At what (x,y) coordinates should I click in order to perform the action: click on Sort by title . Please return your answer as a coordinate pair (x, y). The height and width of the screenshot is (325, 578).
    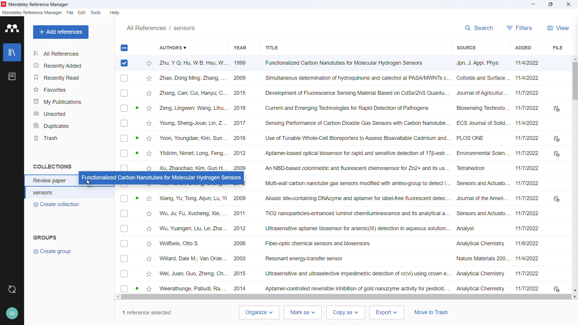
    Looking at the image, I should click on (272, 48).